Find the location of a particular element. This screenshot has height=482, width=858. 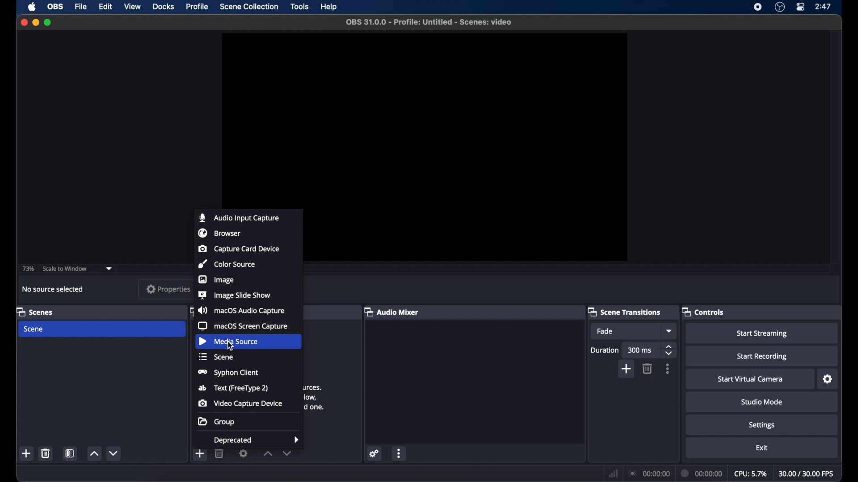

duration is located at coordinates (604, 350).